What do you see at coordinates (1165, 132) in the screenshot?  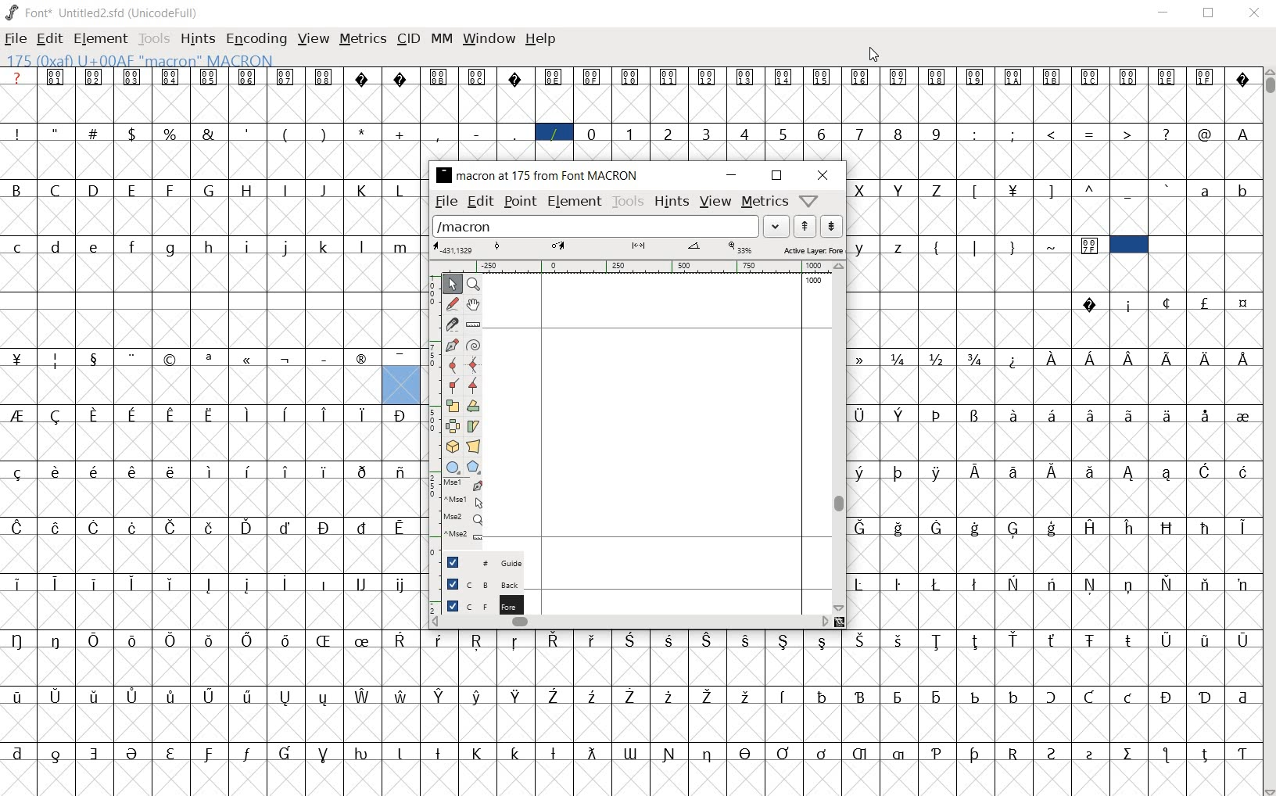 I see `?` at bounding box center [1165, 132].